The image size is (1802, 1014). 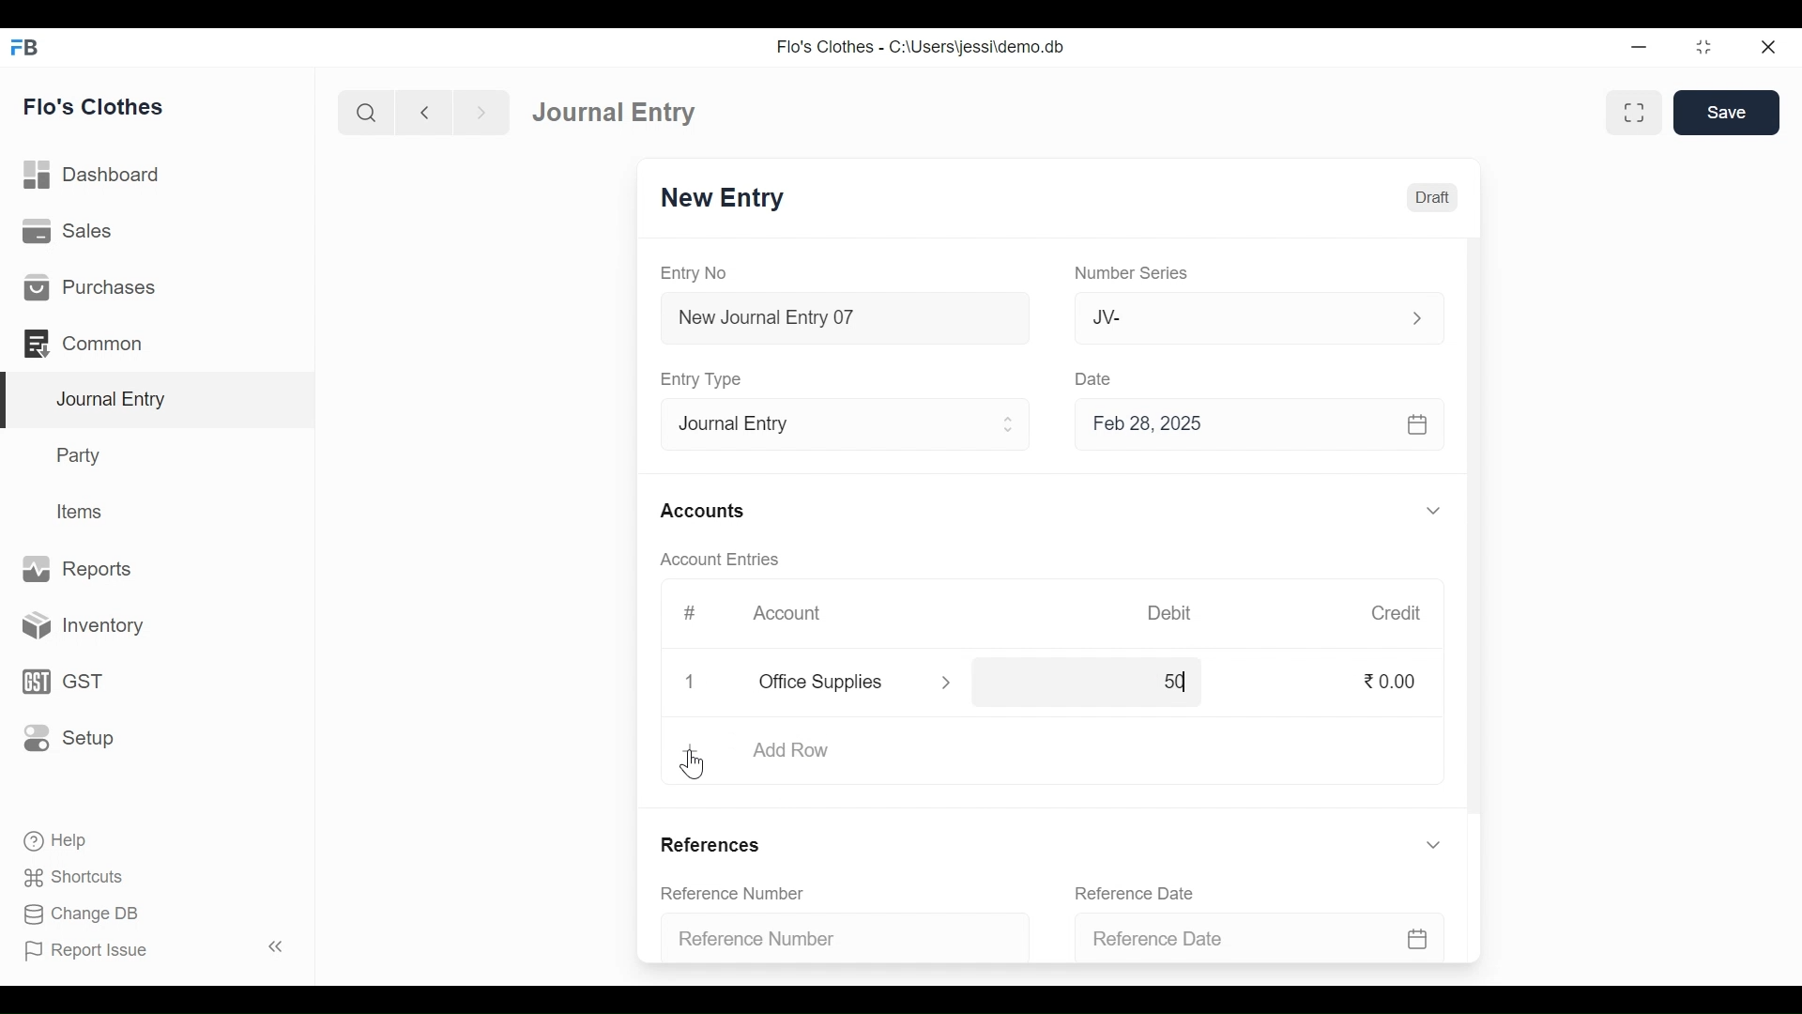 I want to click on GST, so click(x=60, y=684).